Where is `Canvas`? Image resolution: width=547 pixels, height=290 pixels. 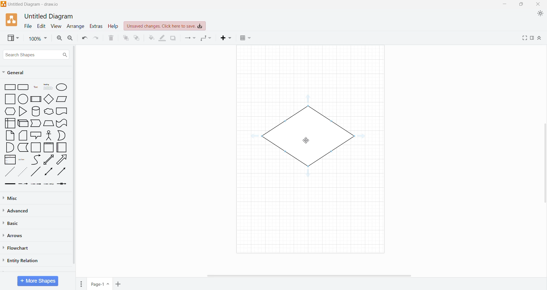 Canvas is located at coordinates (311, 147).